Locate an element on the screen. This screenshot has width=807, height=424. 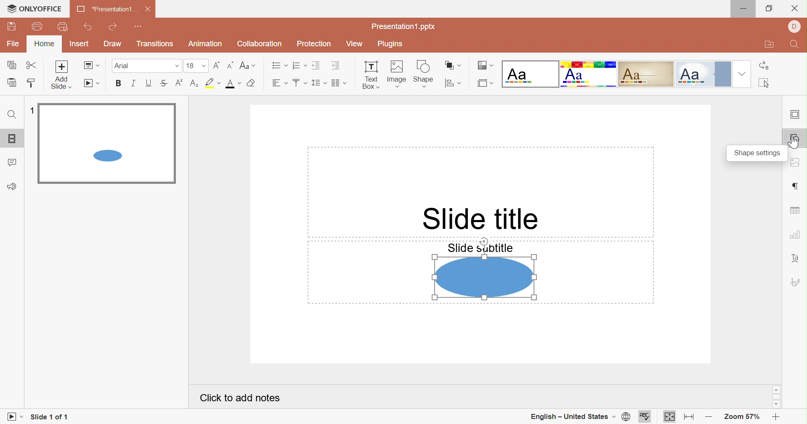
Replace is located at coordinates (764, 66).